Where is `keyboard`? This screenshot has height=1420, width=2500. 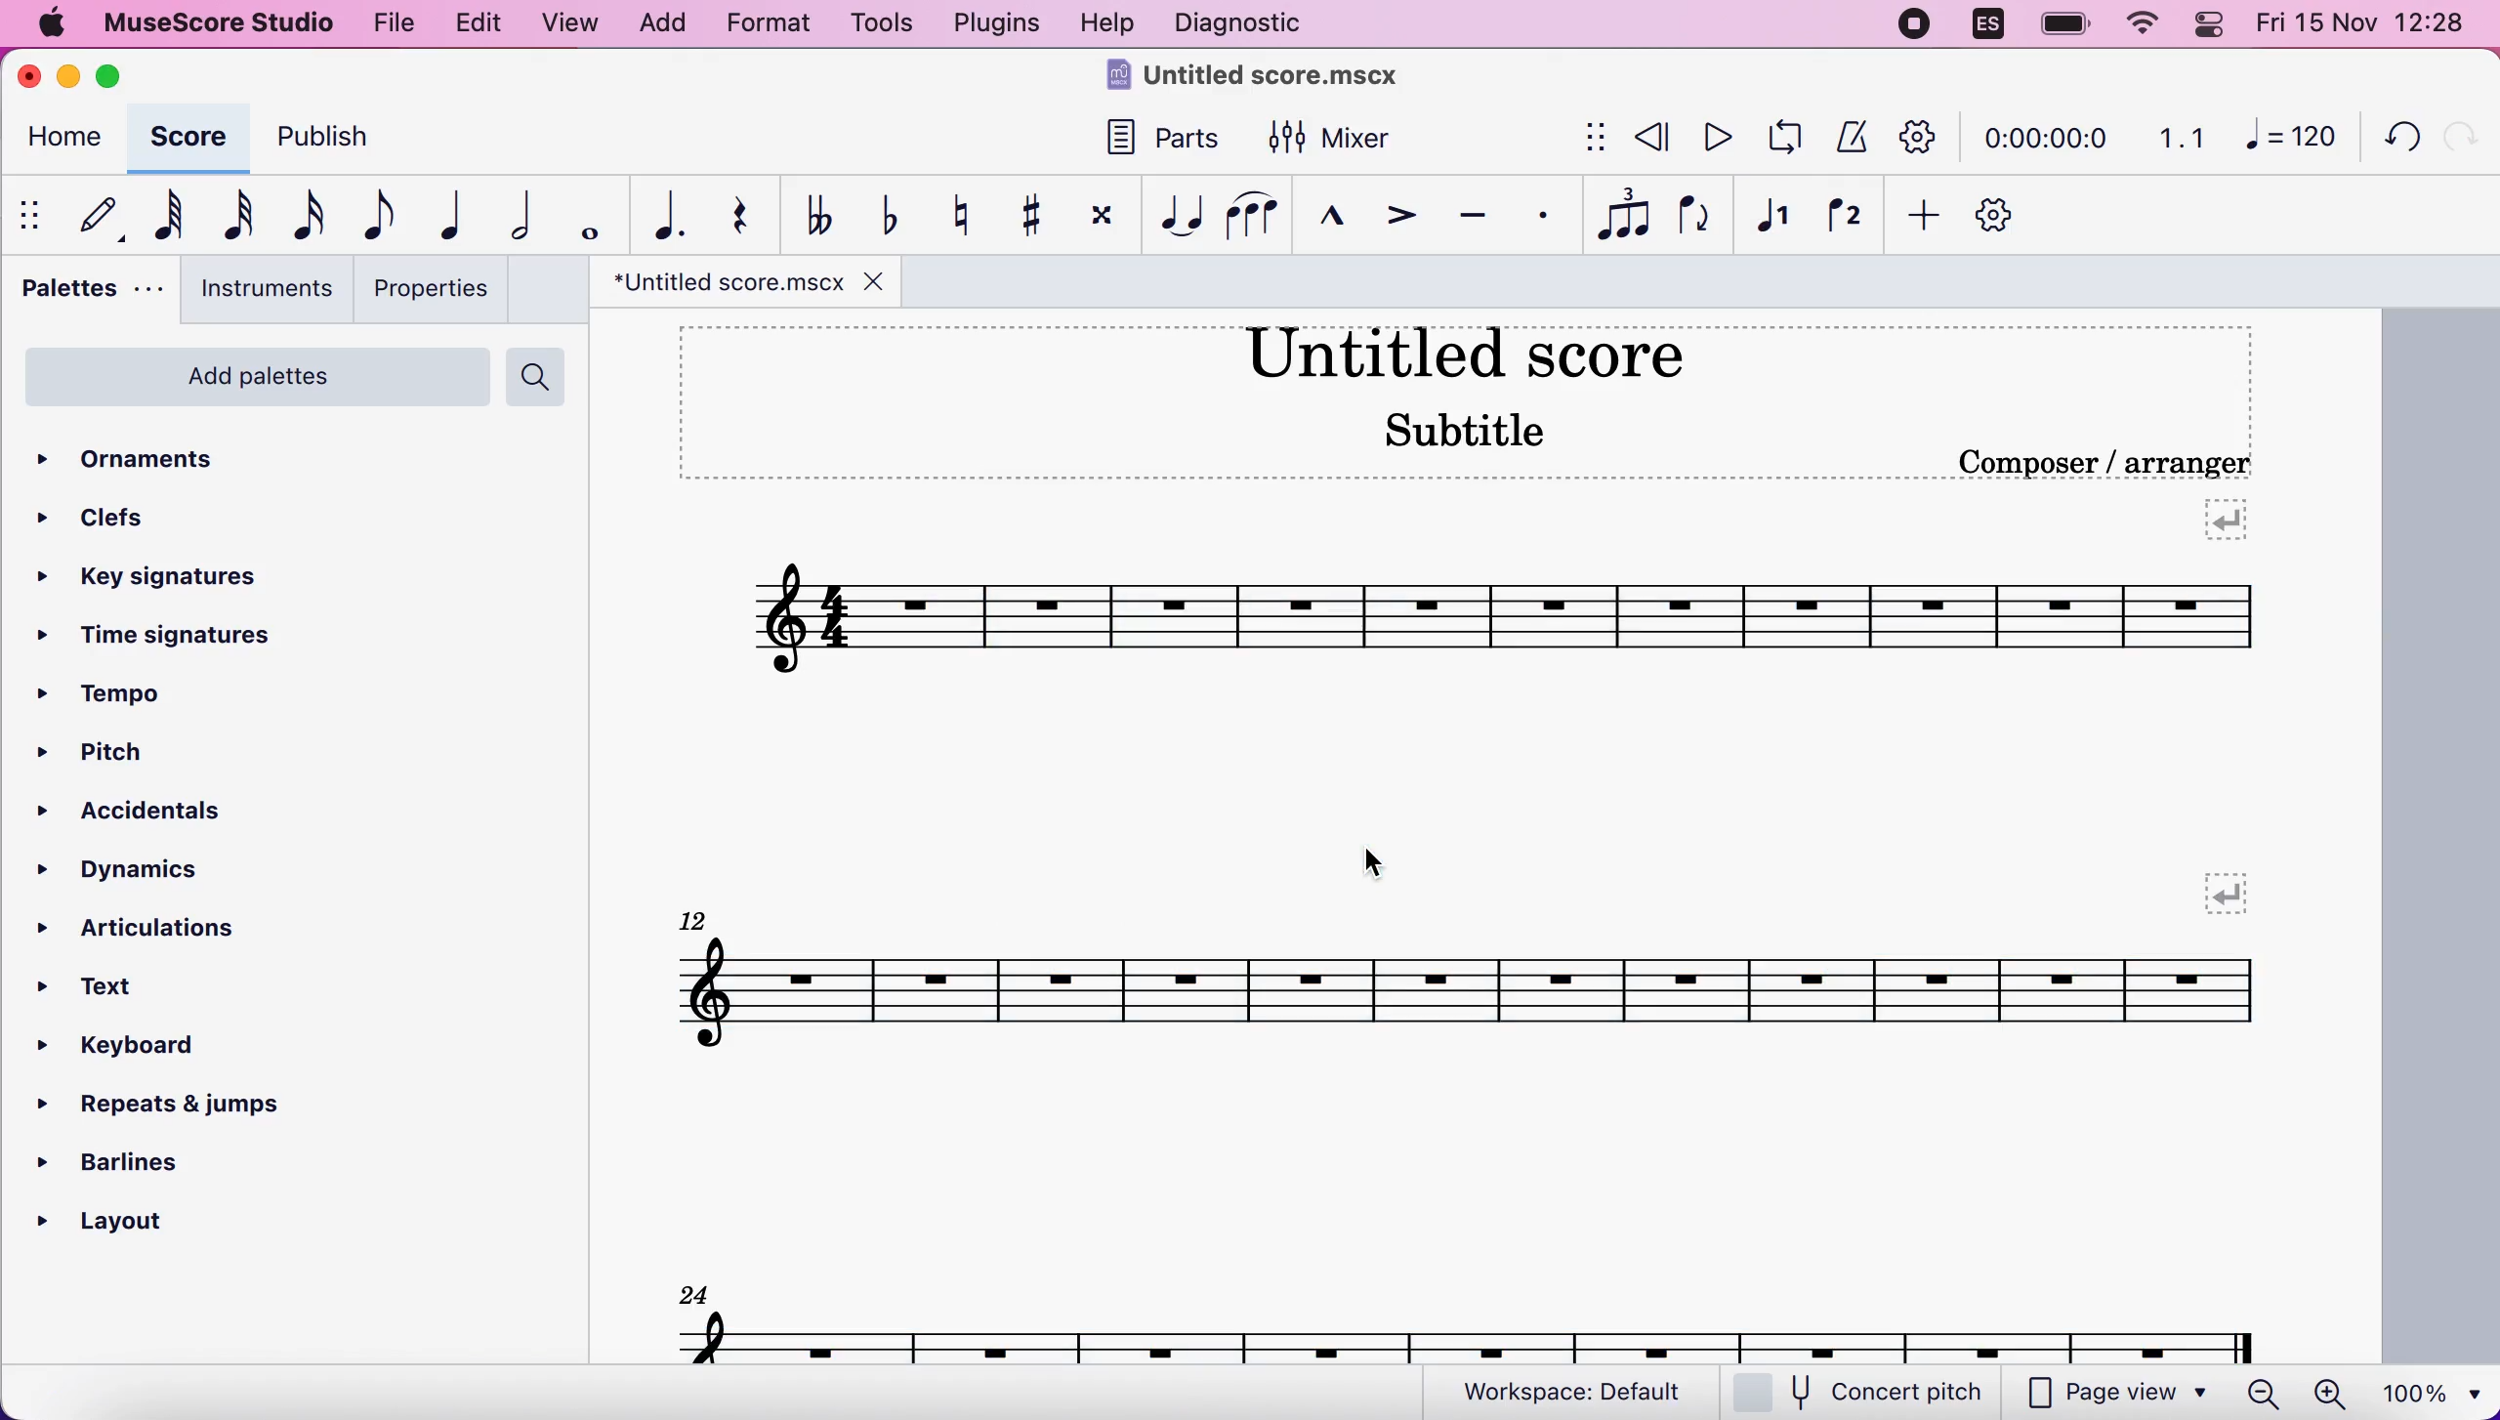 keyboard is located at coordinates (141, 1050).